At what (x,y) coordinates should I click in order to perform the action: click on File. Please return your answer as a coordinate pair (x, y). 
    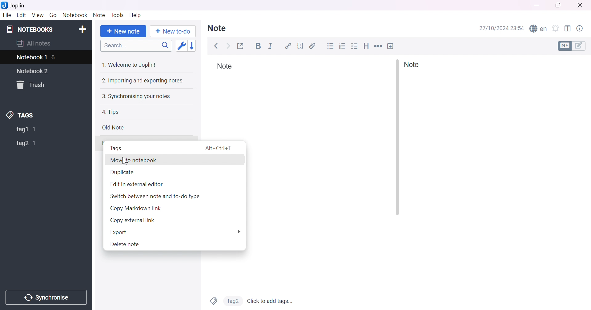
    Looking at the image, I should click on (6, 15).